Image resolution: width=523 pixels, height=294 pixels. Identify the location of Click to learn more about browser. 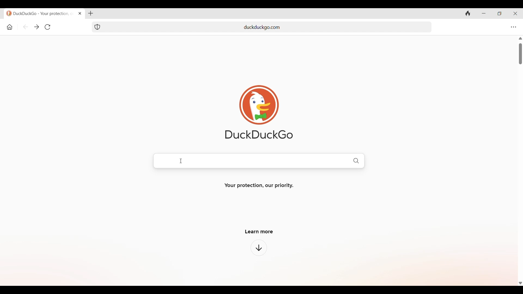
(259, 248).